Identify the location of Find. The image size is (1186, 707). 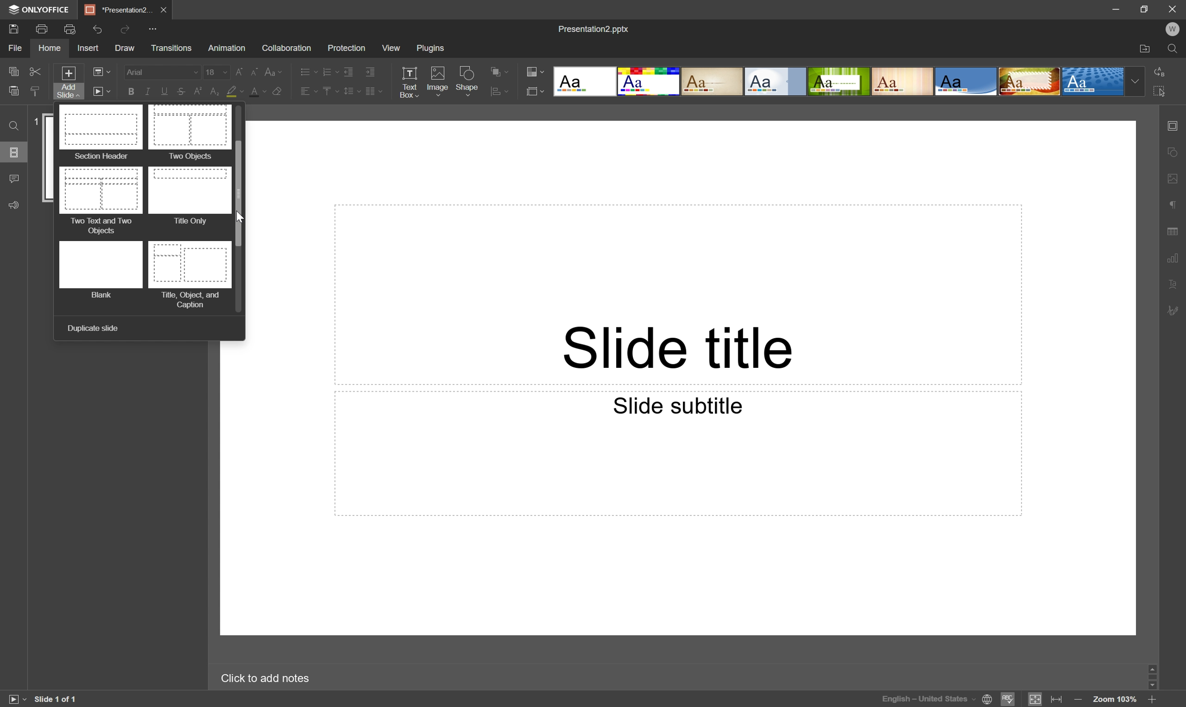
(1175, 48).